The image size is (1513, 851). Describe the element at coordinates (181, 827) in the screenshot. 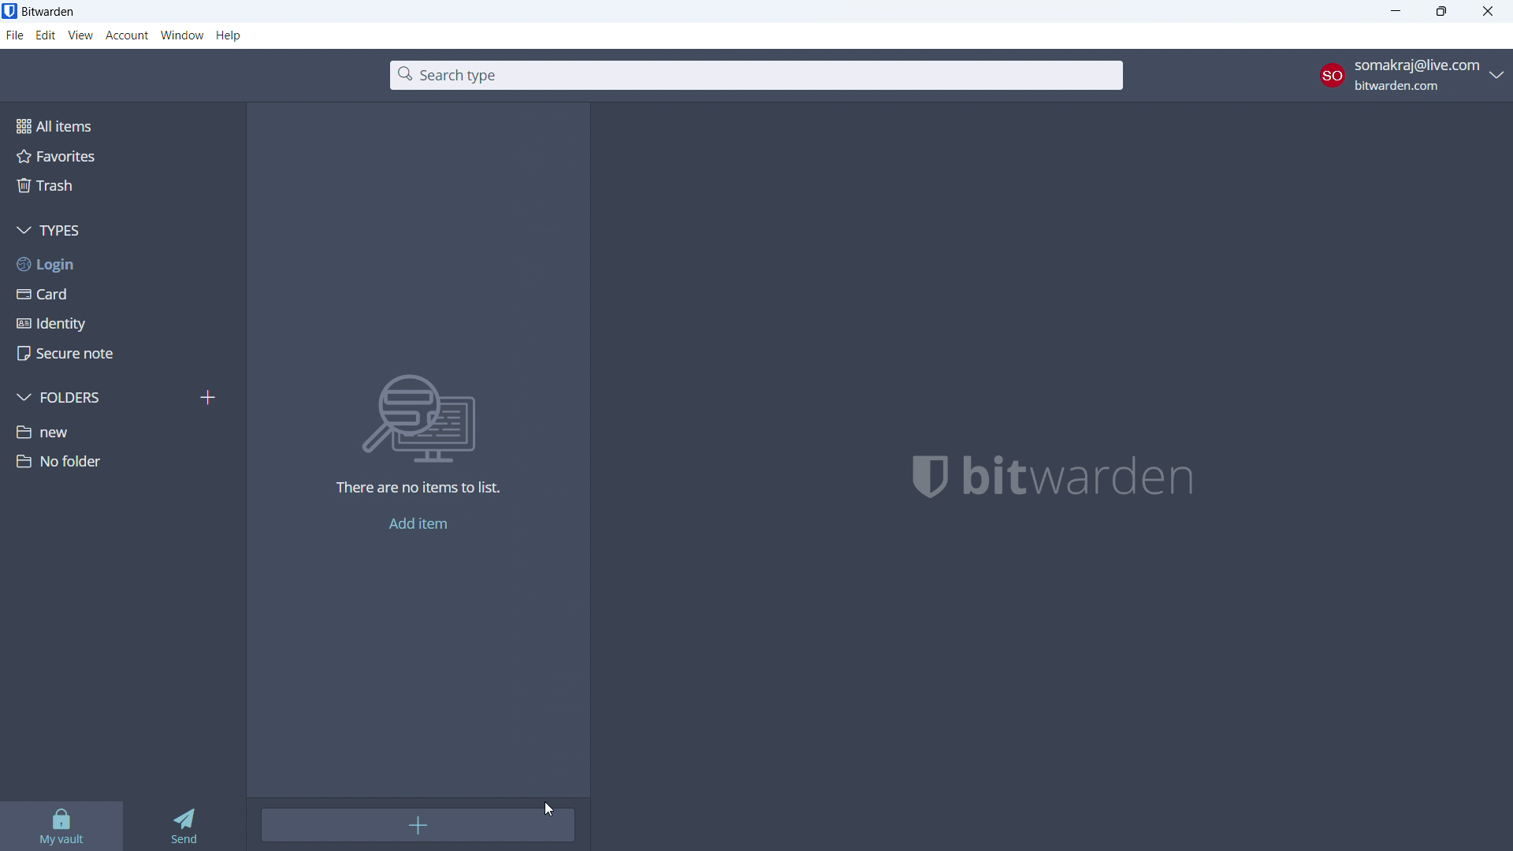

I see `send` at that location.